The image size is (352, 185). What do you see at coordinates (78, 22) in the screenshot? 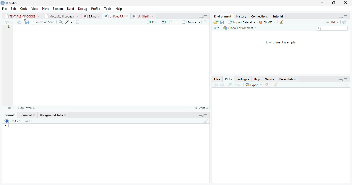
I see `Compile Report` at bounding box center [78, 22].